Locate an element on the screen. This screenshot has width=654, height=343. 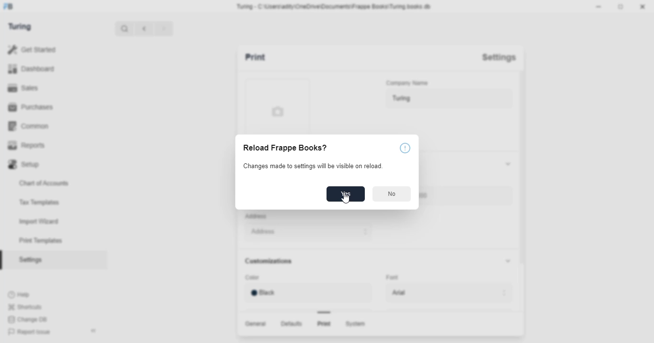
Shortcuts is located at coordinates (27, 307).